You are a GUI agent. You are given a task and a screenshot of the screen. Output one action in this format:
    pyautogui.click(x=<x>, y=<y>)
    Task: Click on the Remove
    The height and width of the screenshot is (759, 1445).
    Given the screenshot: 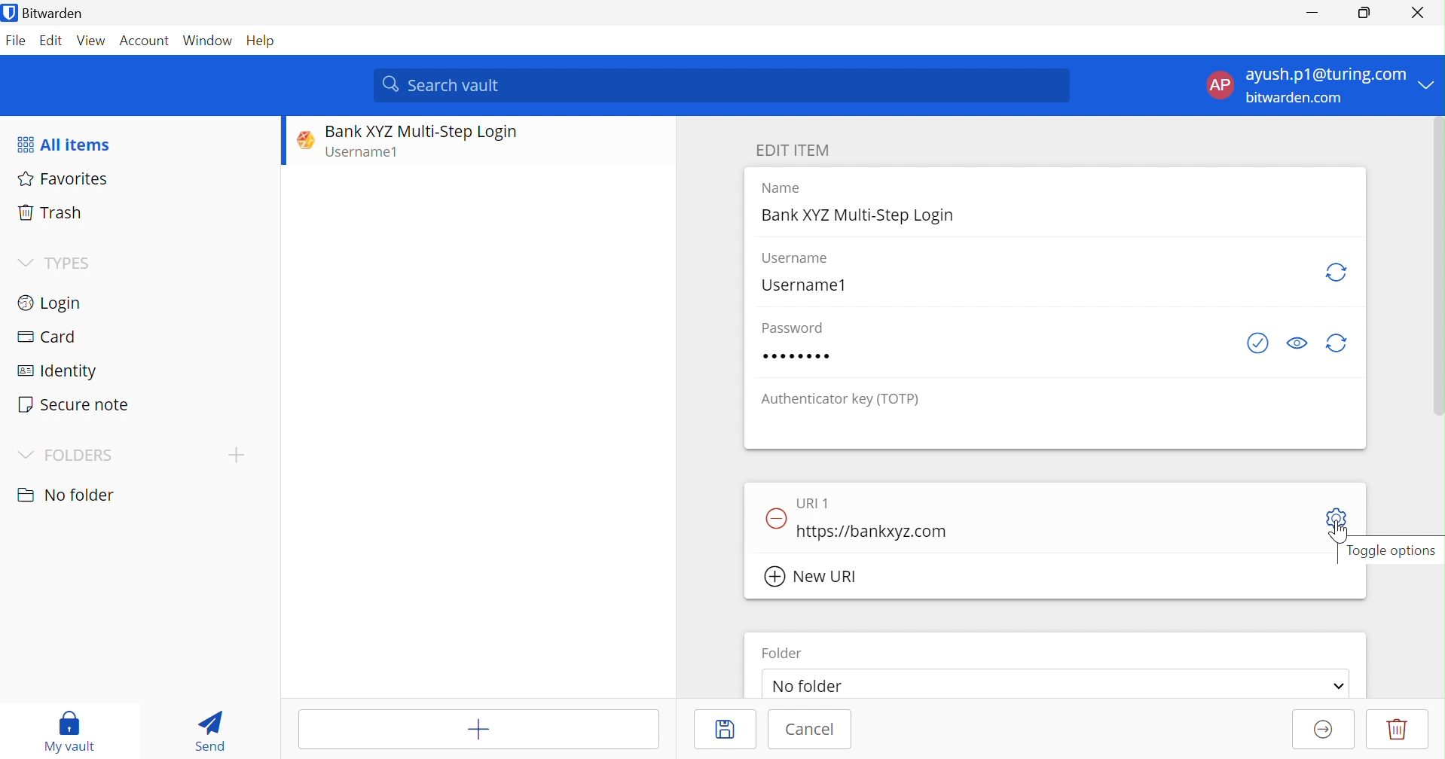 What is the action you would take?
    pyautogui.click(x=775, y=516)
    